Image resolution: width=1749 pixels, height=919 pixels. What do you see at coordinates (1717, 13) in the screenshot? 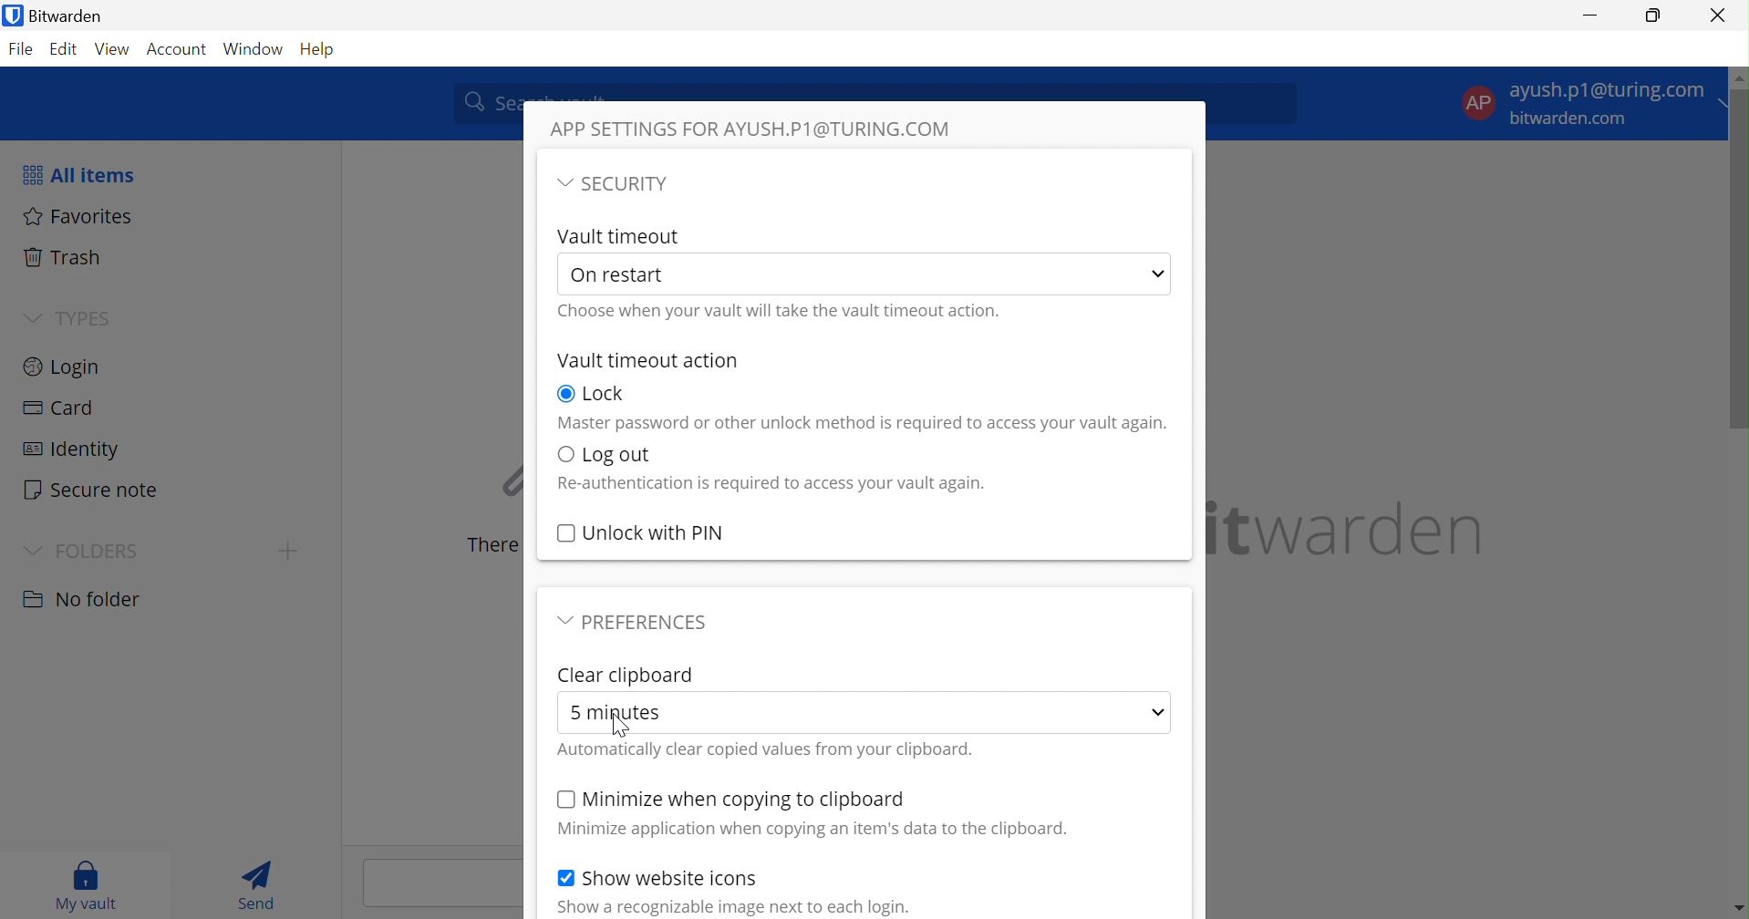
I see `Close` at bounding box center [1717, 13].